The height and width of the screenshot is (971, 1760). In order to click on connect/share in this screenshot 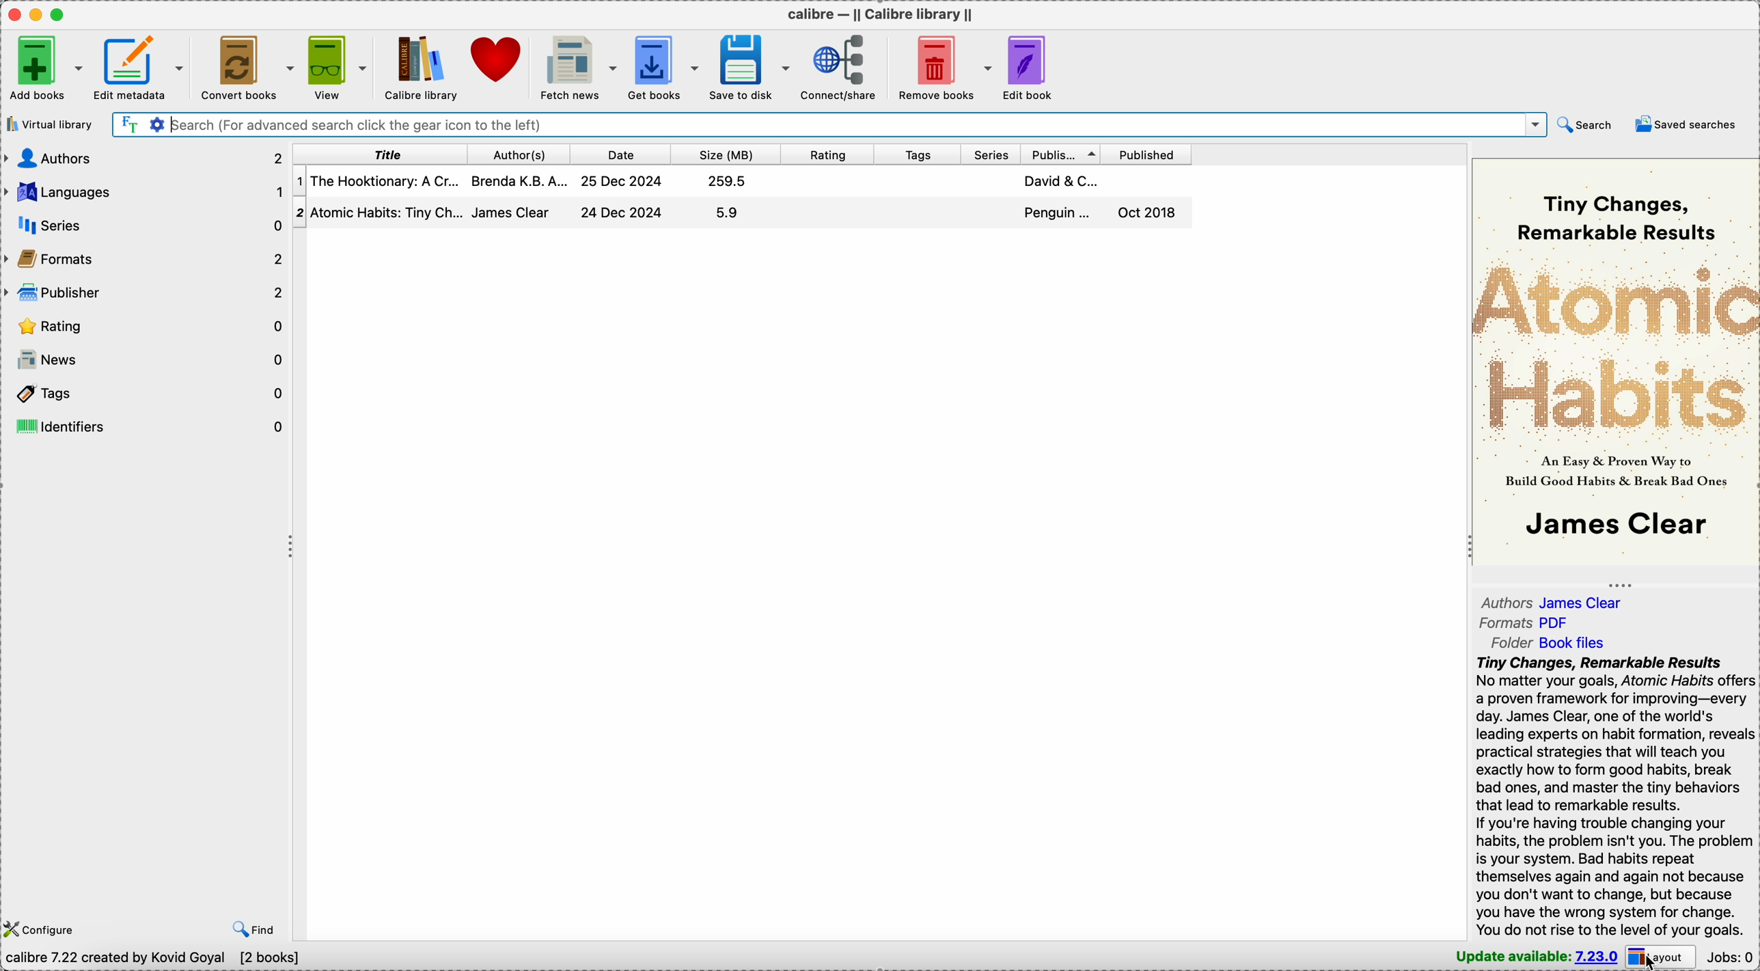, I will do `click(842, 66)`.